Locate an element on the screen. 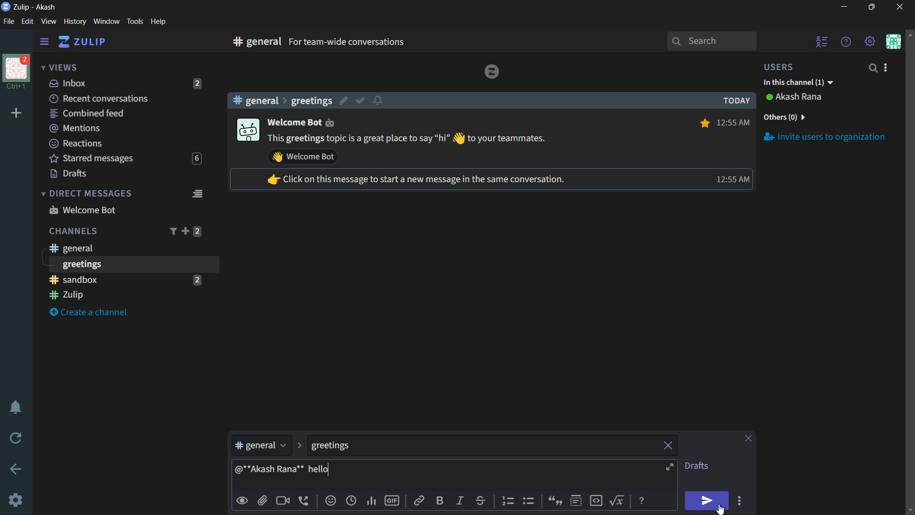 This screenshot has width=915, height=515. expand is located at coordinates (671, 468).